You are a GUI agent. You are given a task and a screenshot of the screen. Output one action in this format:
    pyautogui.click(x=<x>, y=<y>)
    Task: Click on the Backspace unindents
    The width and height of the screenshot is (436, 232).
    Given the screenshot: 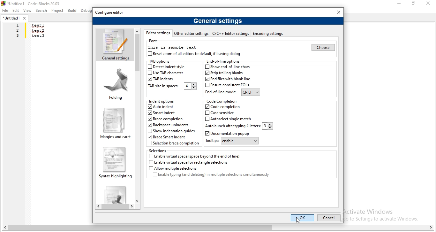 What is the action you would take?
    pyautogui.click(x=168, y=125)
    